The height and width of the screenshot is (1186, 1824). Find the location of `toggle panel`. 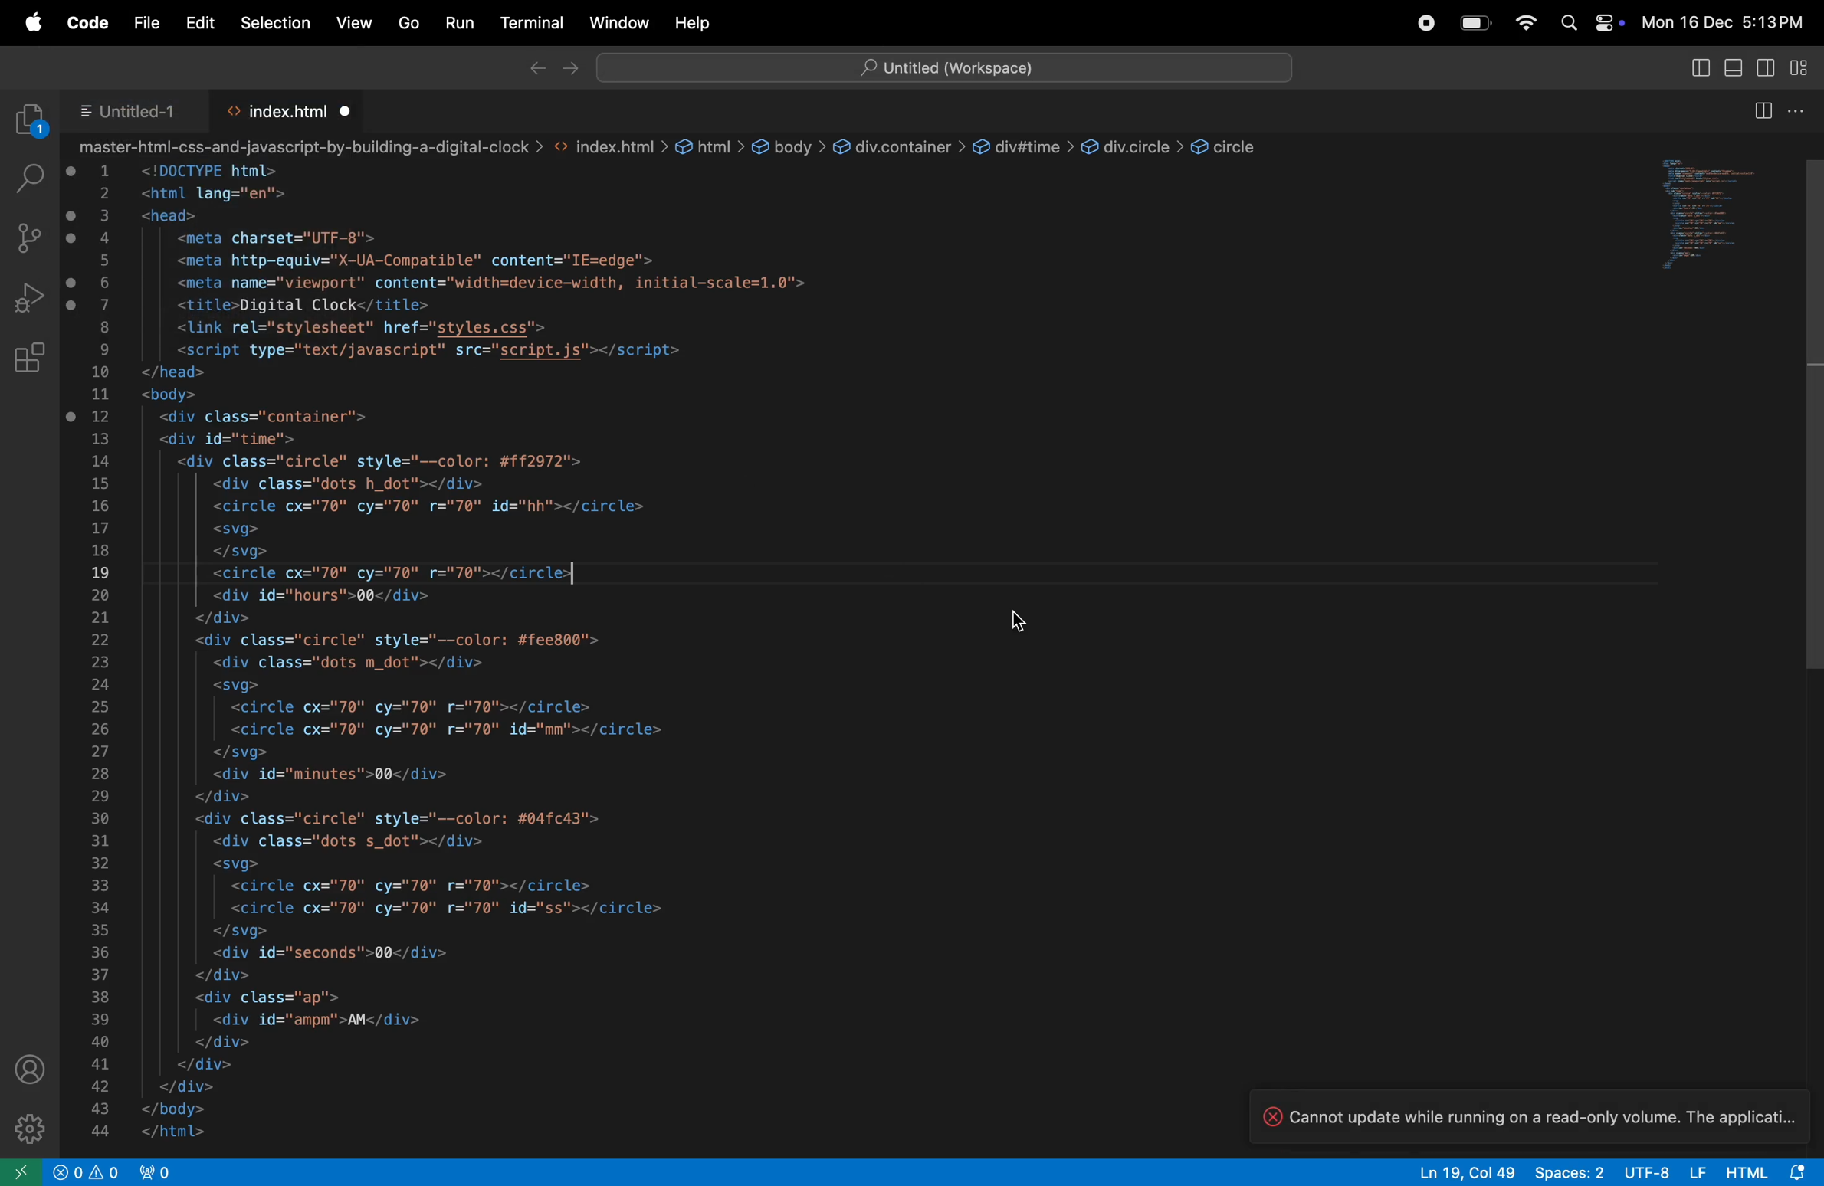

toggle panel is located at coordinates (1764, 70).